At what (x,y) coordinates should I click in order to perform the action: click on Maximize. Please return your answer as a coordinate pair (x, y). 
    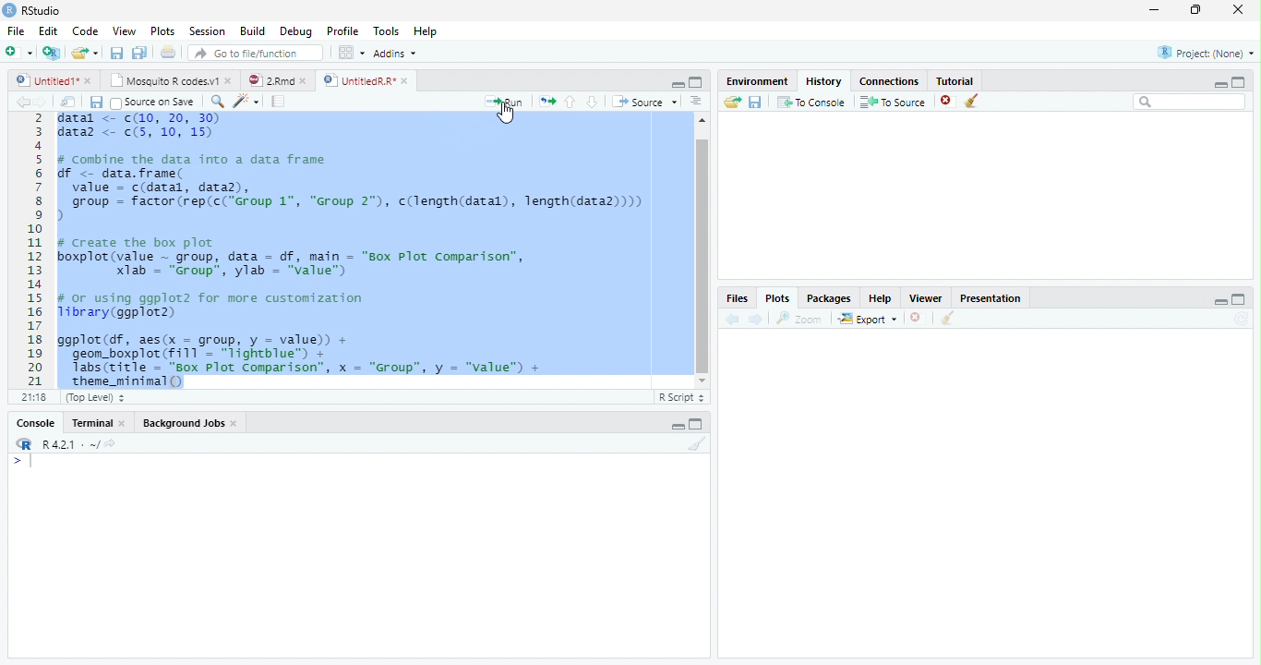
    Looking at the image, I should click on (1239, 299).